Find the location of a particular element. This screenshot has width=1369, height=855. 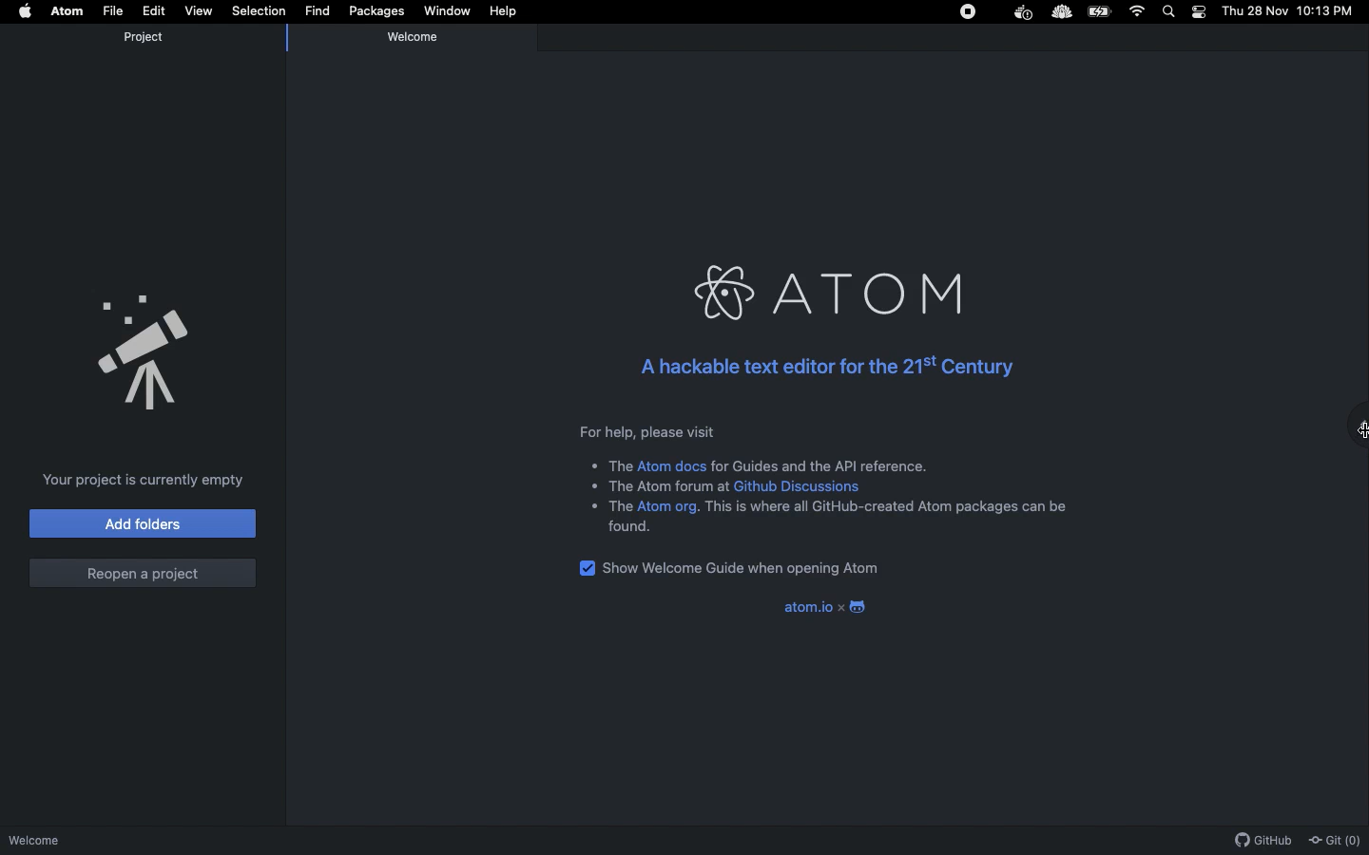

Git is located at coordinates (1337, 843).